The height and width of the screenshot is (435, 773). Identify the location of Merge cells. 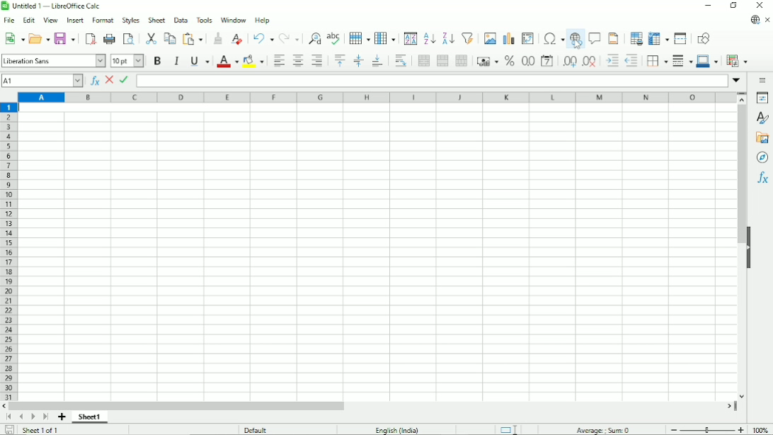
(443, 61).